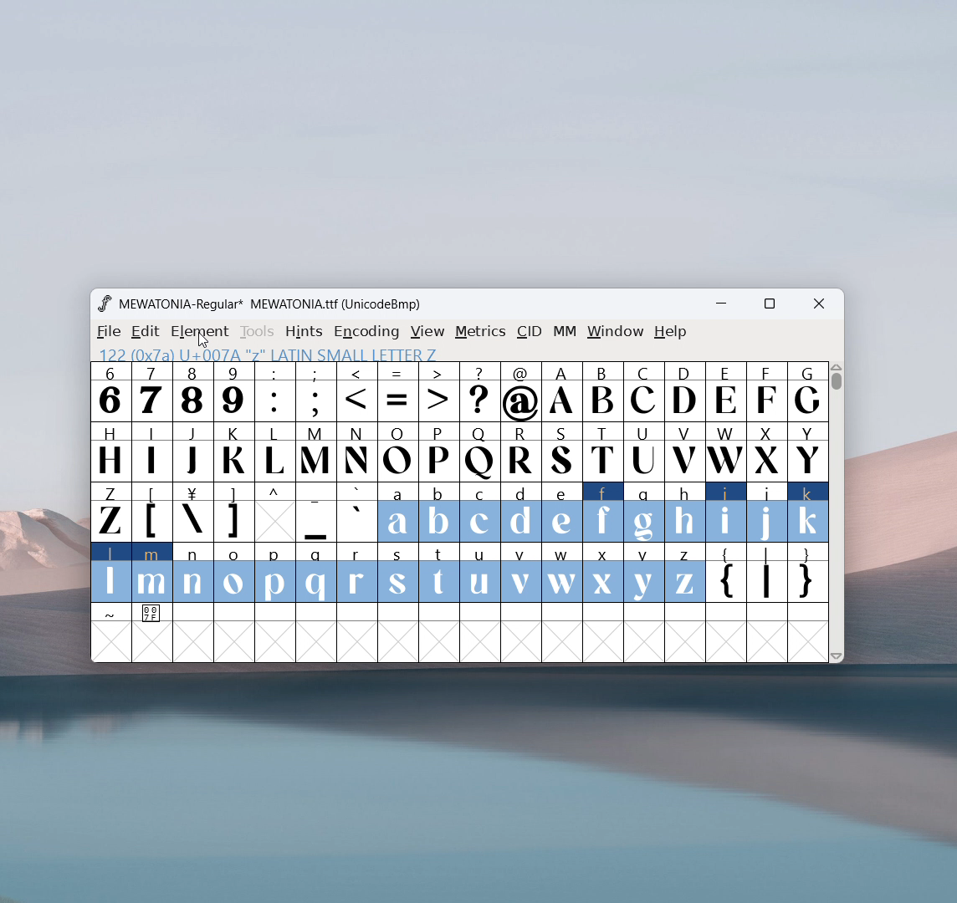 The height and width of the screenshot is (903, 957). I want to click on R, so click(520, 453).